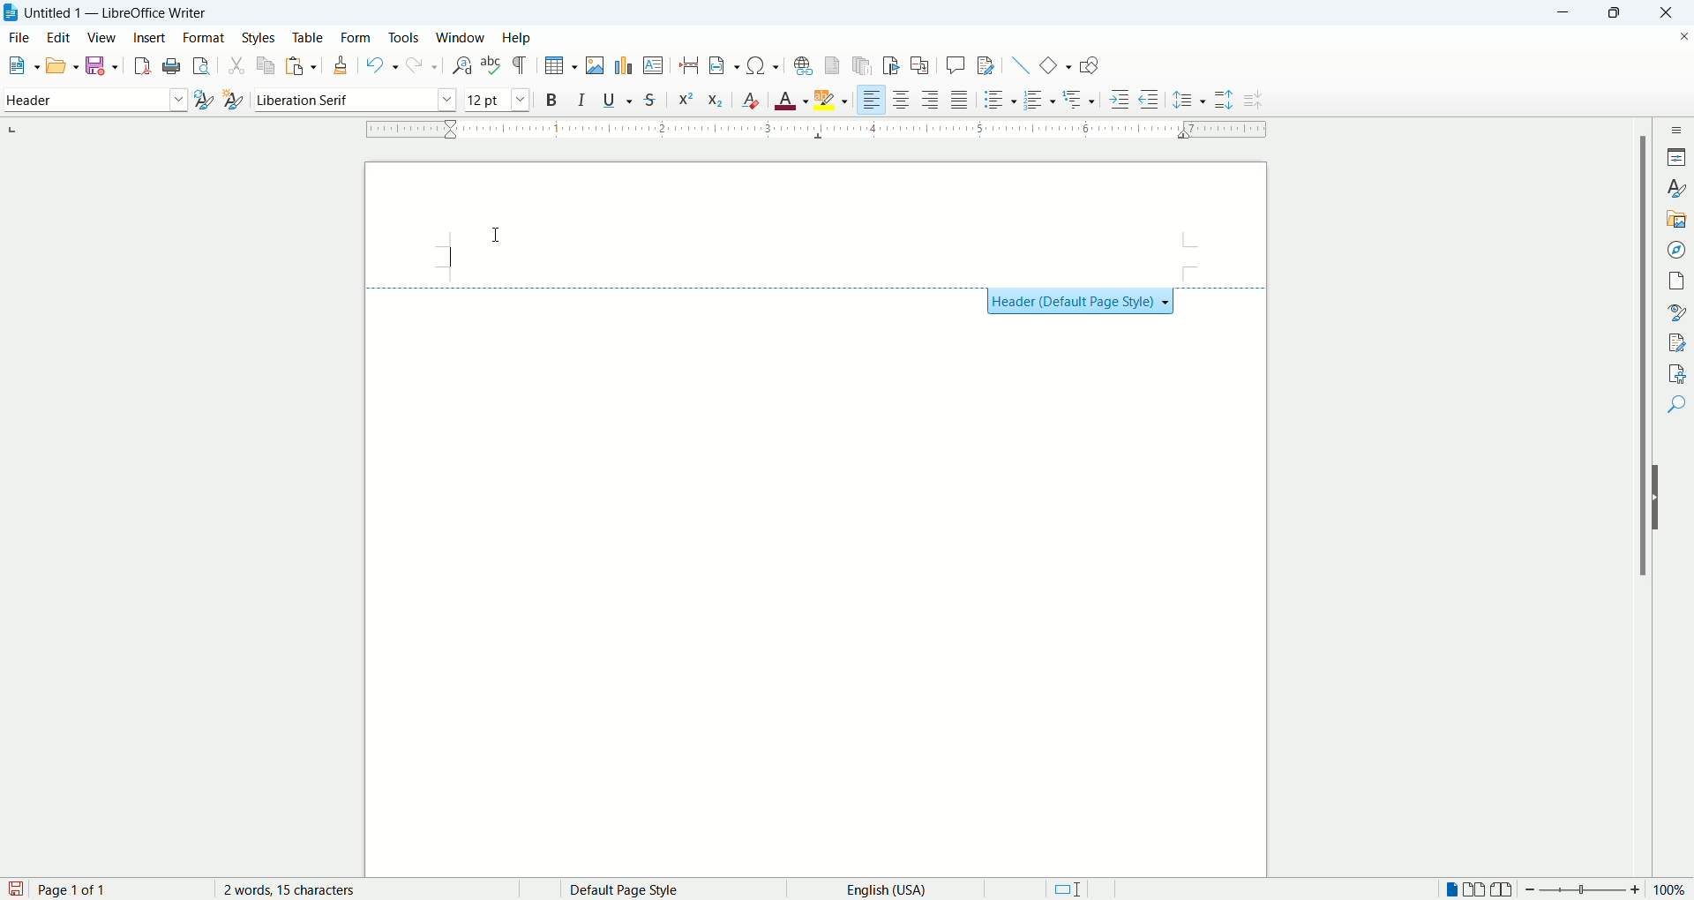 This screenshot has width=1694, height=900. Describe the element at coordinates (1638, 498) in the screenshot. I see `vertical scroll bar` at that location.